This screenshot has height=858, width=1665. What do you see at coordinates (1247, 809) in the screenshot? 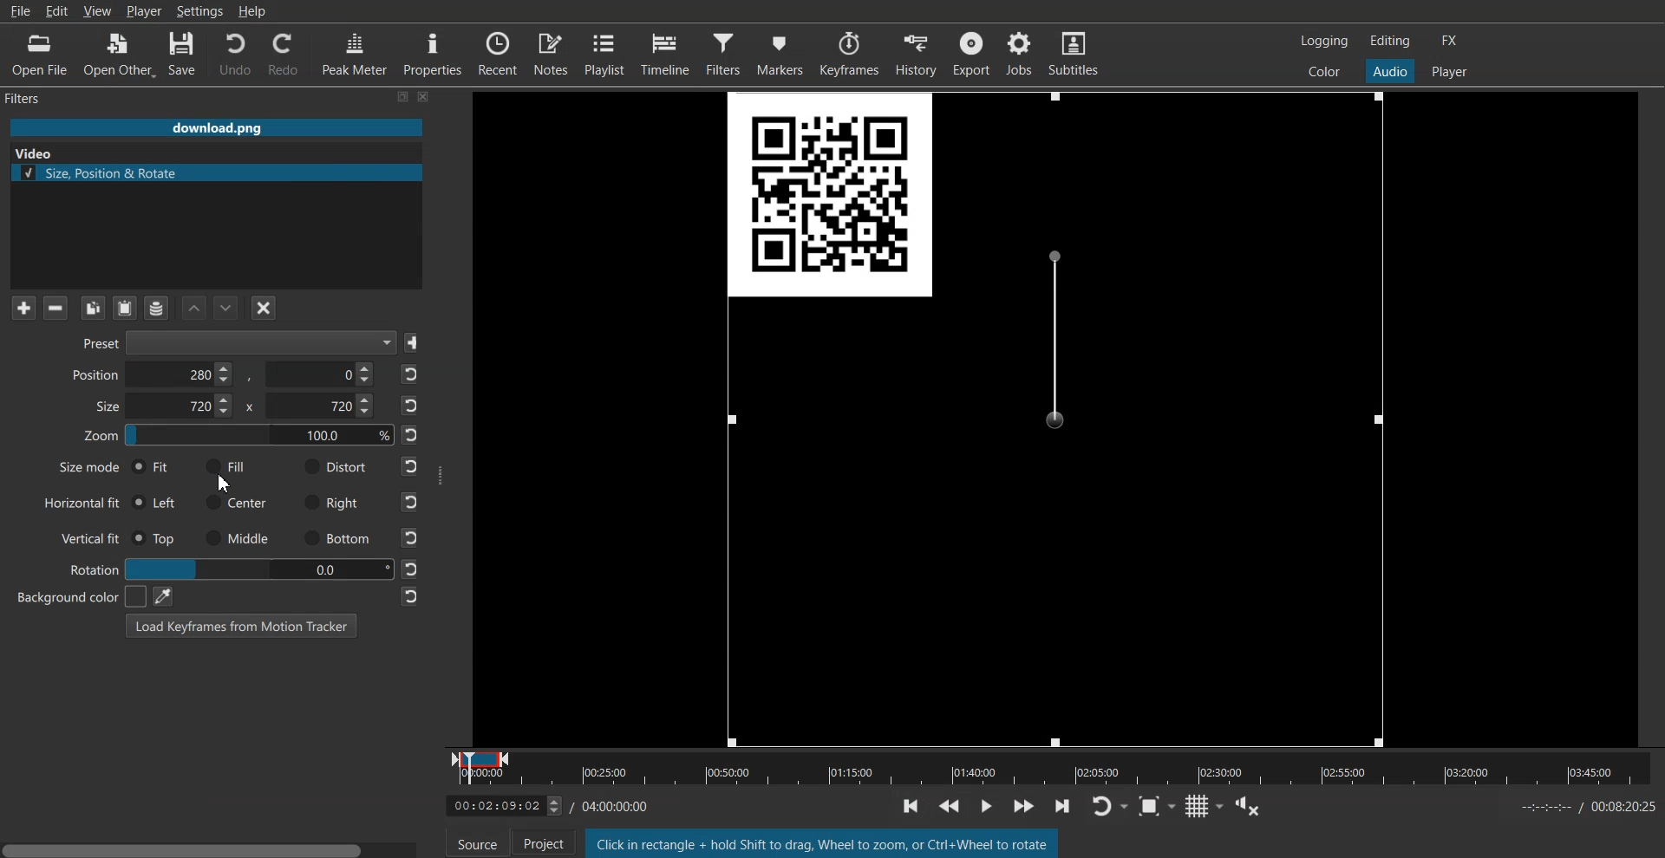
I see `Show the volume control` at bounding box center [1247, 809].